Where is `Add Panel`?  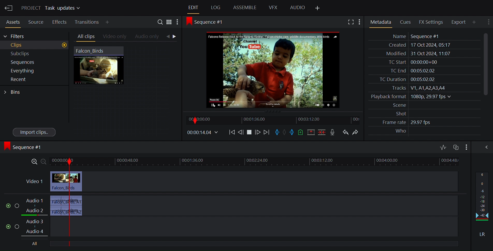
Add Panel is located at coordinates (107, 22).